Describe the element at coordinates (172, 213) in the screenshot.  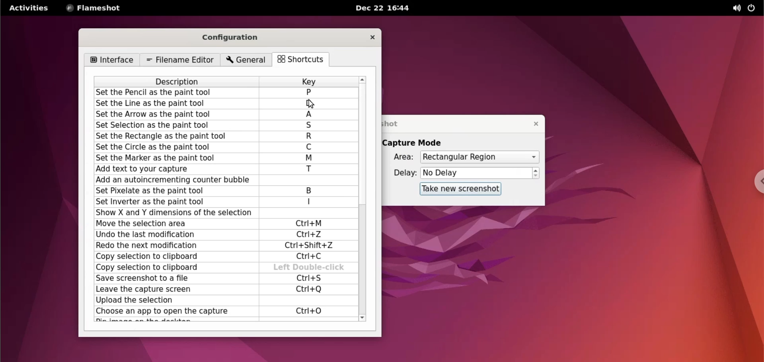
I see `show X and Y dimensions of the selection` at that location.